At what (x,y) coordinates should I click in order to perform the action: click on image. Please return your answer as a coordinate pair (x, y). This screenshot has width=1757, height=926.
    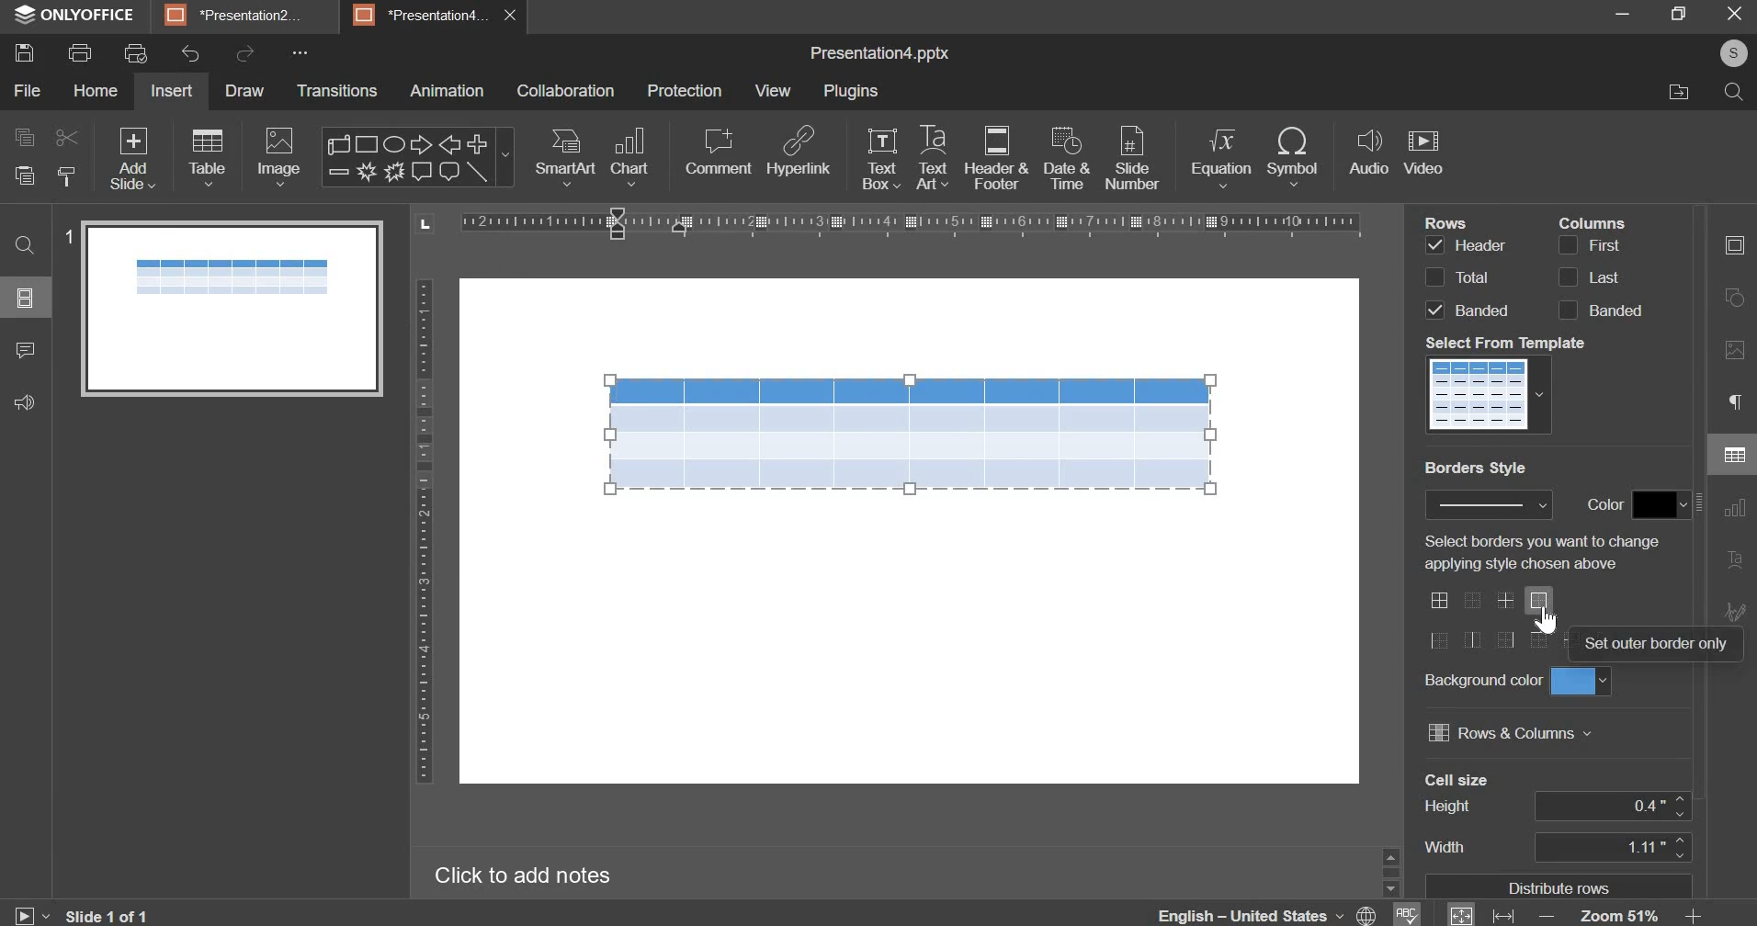
    Looking at the image, I should click on (278, 158).